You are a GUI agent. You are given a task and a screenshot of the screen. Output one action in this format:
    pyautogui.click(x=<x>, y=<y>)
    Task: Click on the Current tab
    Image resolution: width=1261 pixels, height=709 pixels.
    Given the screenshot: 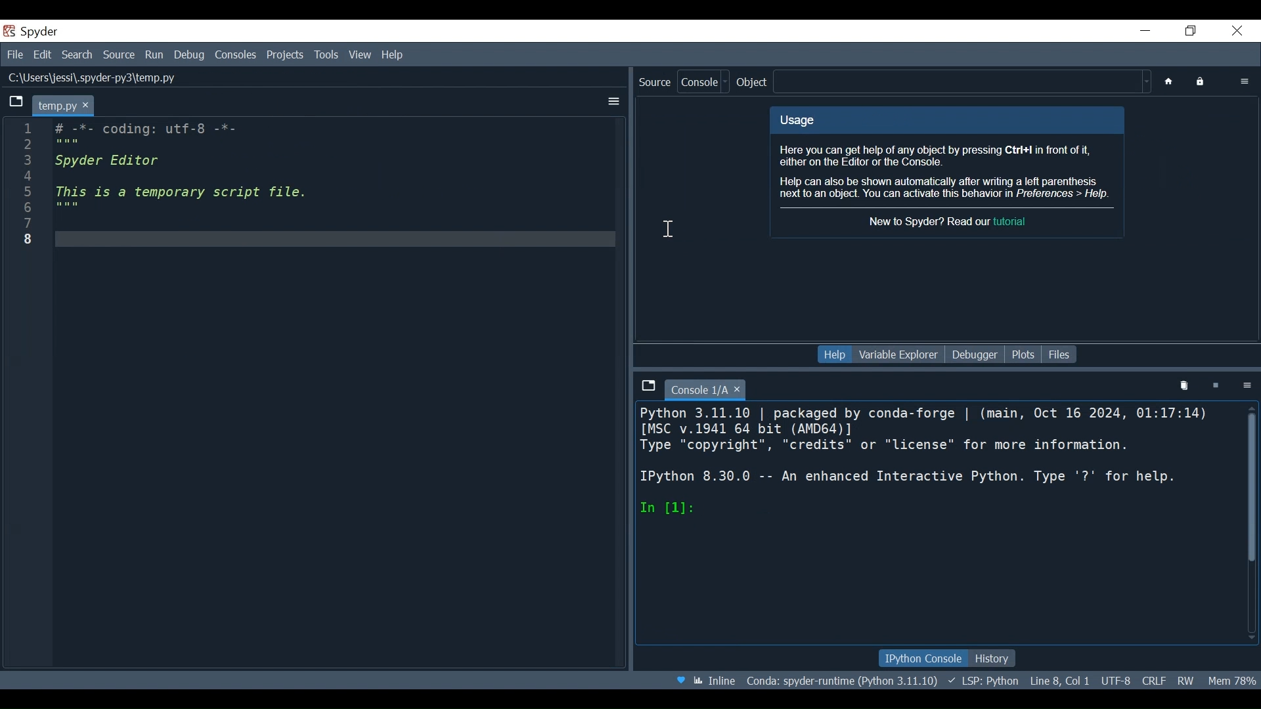 What is the action you would take?
    pyautogui.click(x=705, y=389)
    